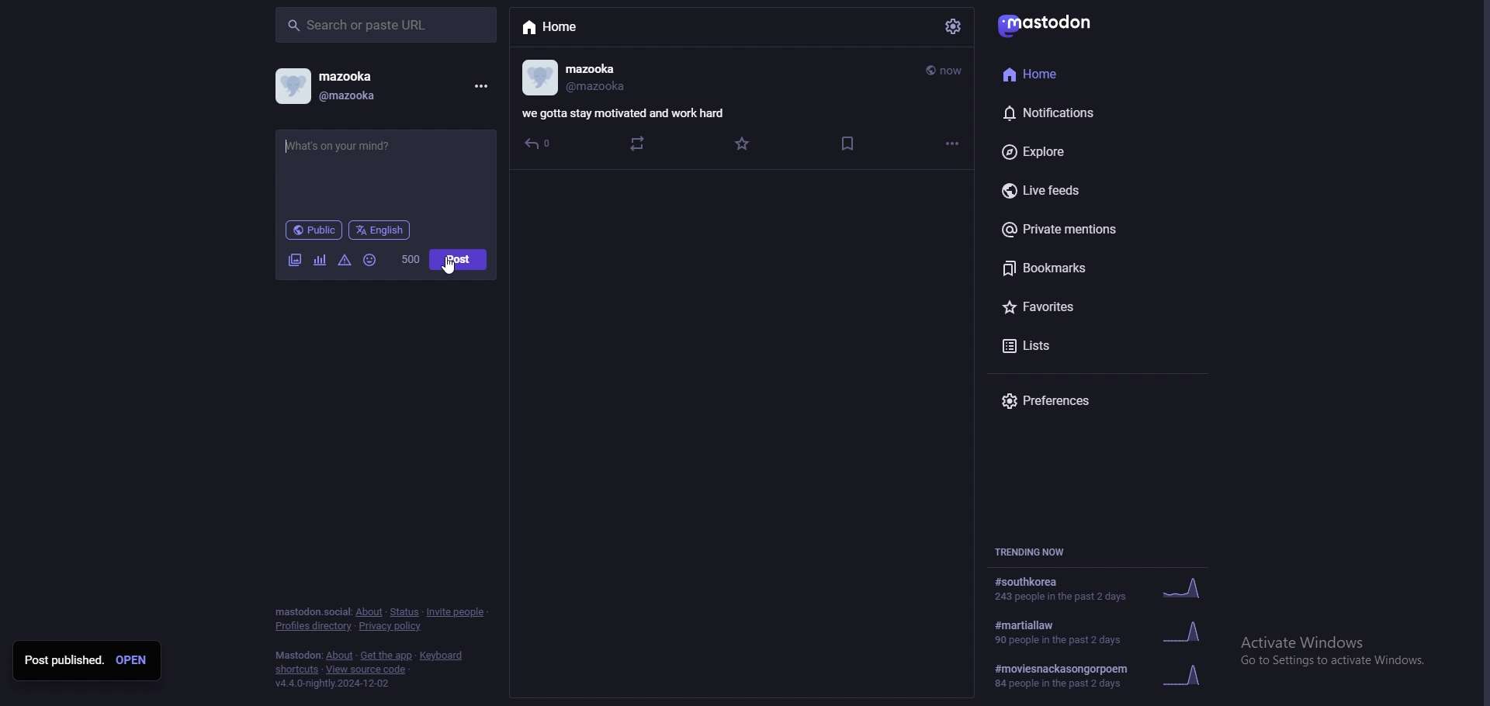 Image resolution: width=1490 pixels, height=706 pixels. What do you see at coordinates (539, 144) in the screenshot?
I see `reply` at bounding box center [539, 144].